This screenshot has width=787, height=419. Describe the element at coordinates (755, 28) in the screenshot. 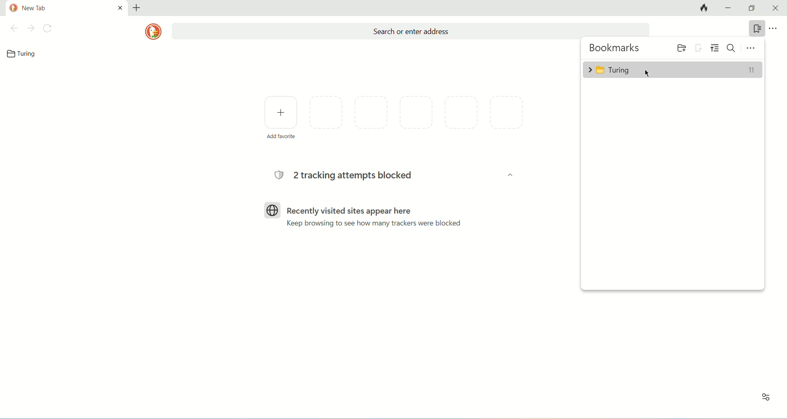

I see `bookmarks` at that location.